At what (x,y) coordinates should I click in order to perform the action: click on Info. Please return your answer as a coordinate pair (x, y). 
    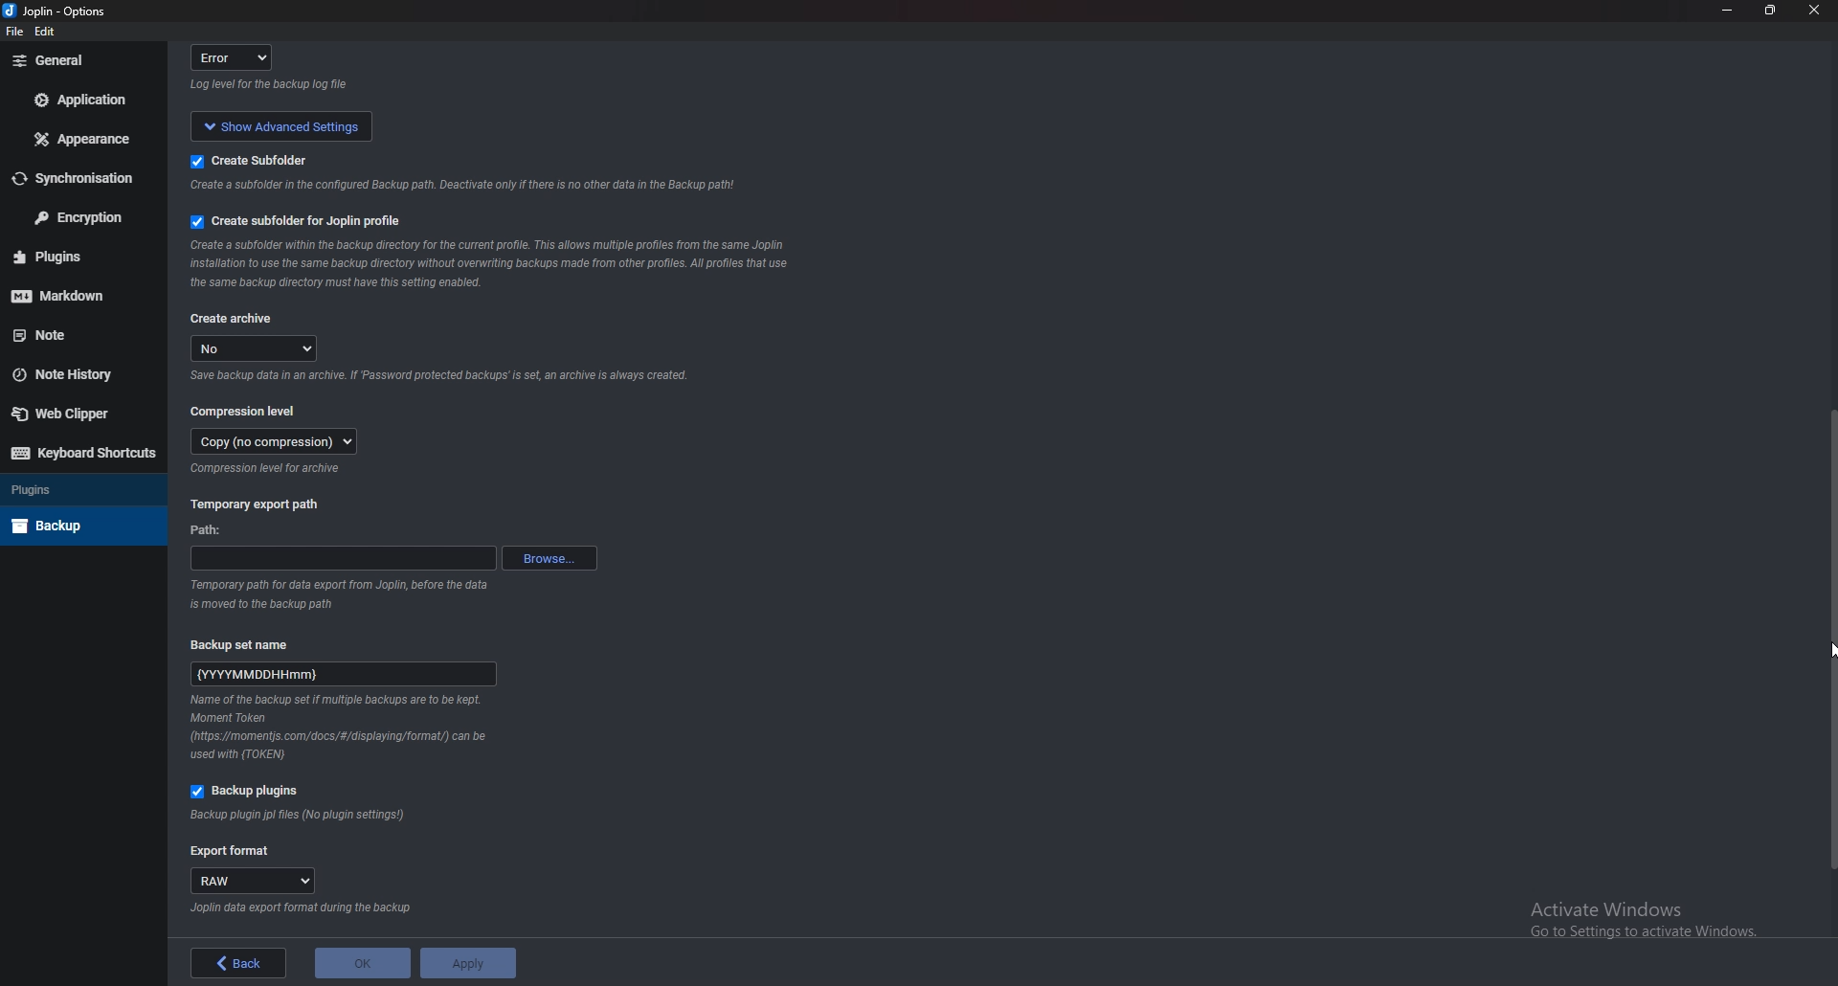
    Looking at the image, I should click on (270, 469).